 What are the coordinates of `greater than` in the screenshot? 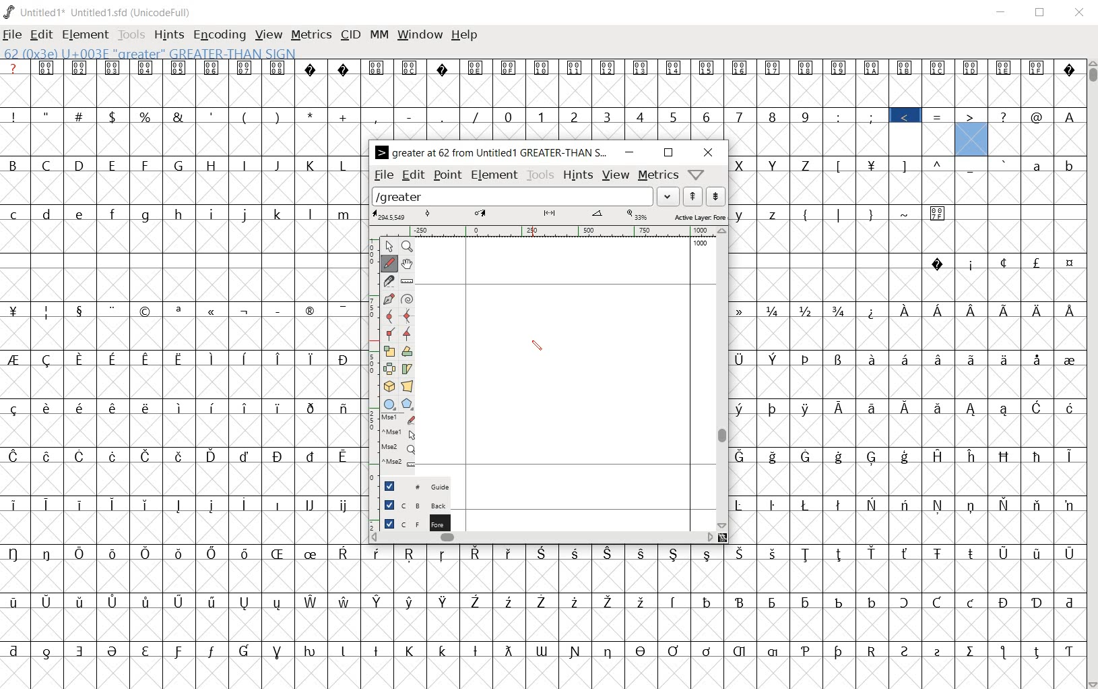 It's located at (971, 131).